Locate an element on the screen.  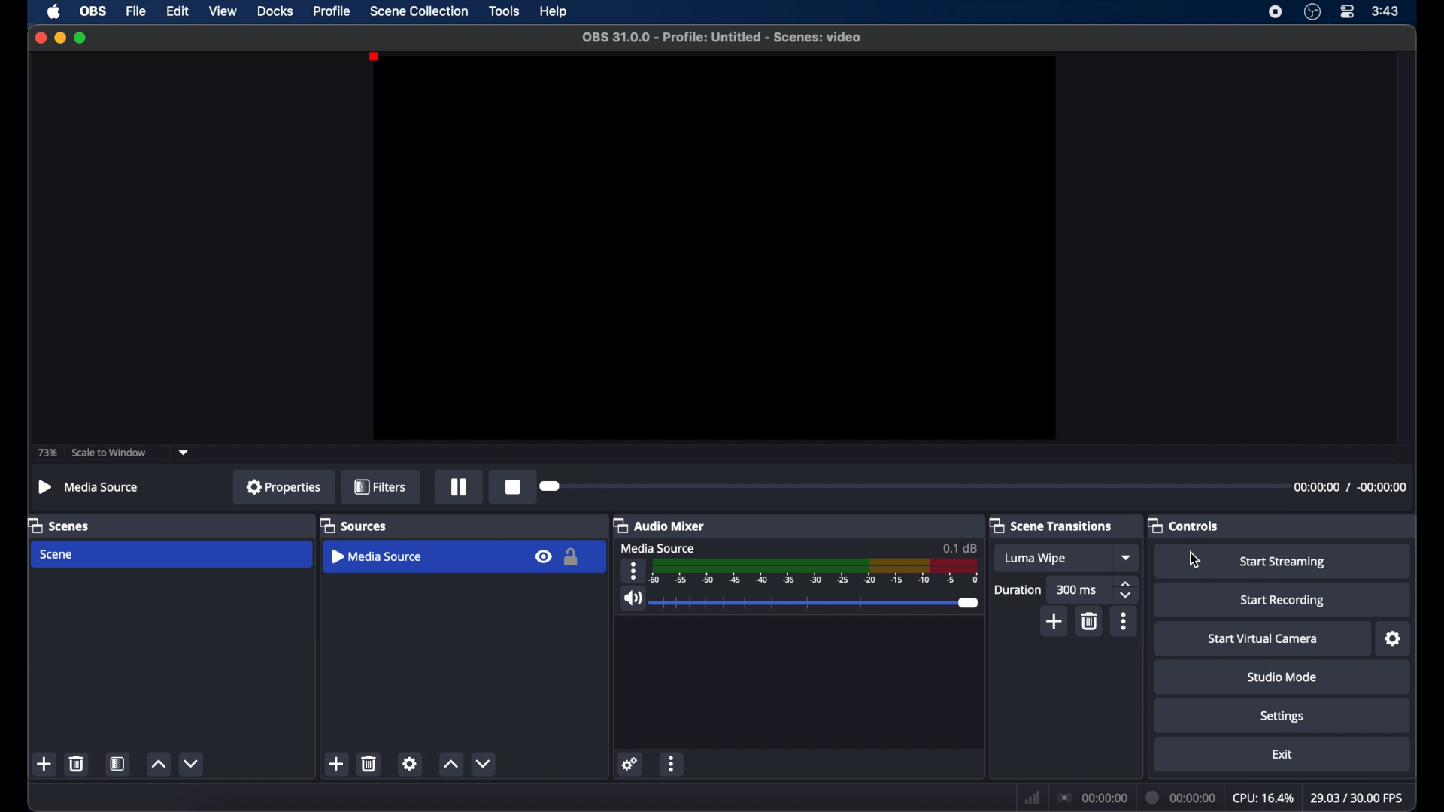
edit is located at coordinates (177, 11).